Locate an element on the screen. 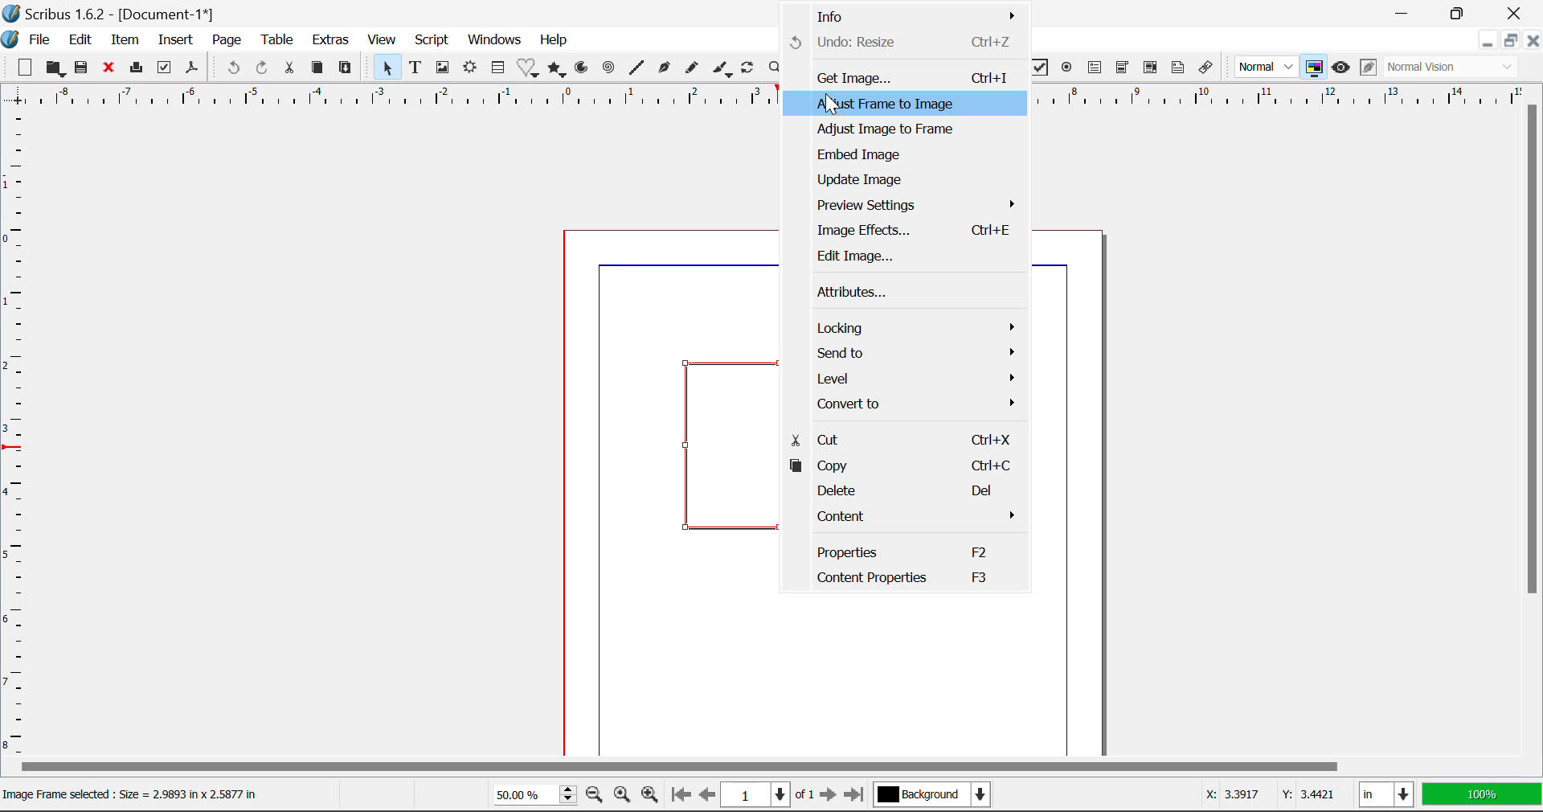  Script is located at coordinates (431, 40).